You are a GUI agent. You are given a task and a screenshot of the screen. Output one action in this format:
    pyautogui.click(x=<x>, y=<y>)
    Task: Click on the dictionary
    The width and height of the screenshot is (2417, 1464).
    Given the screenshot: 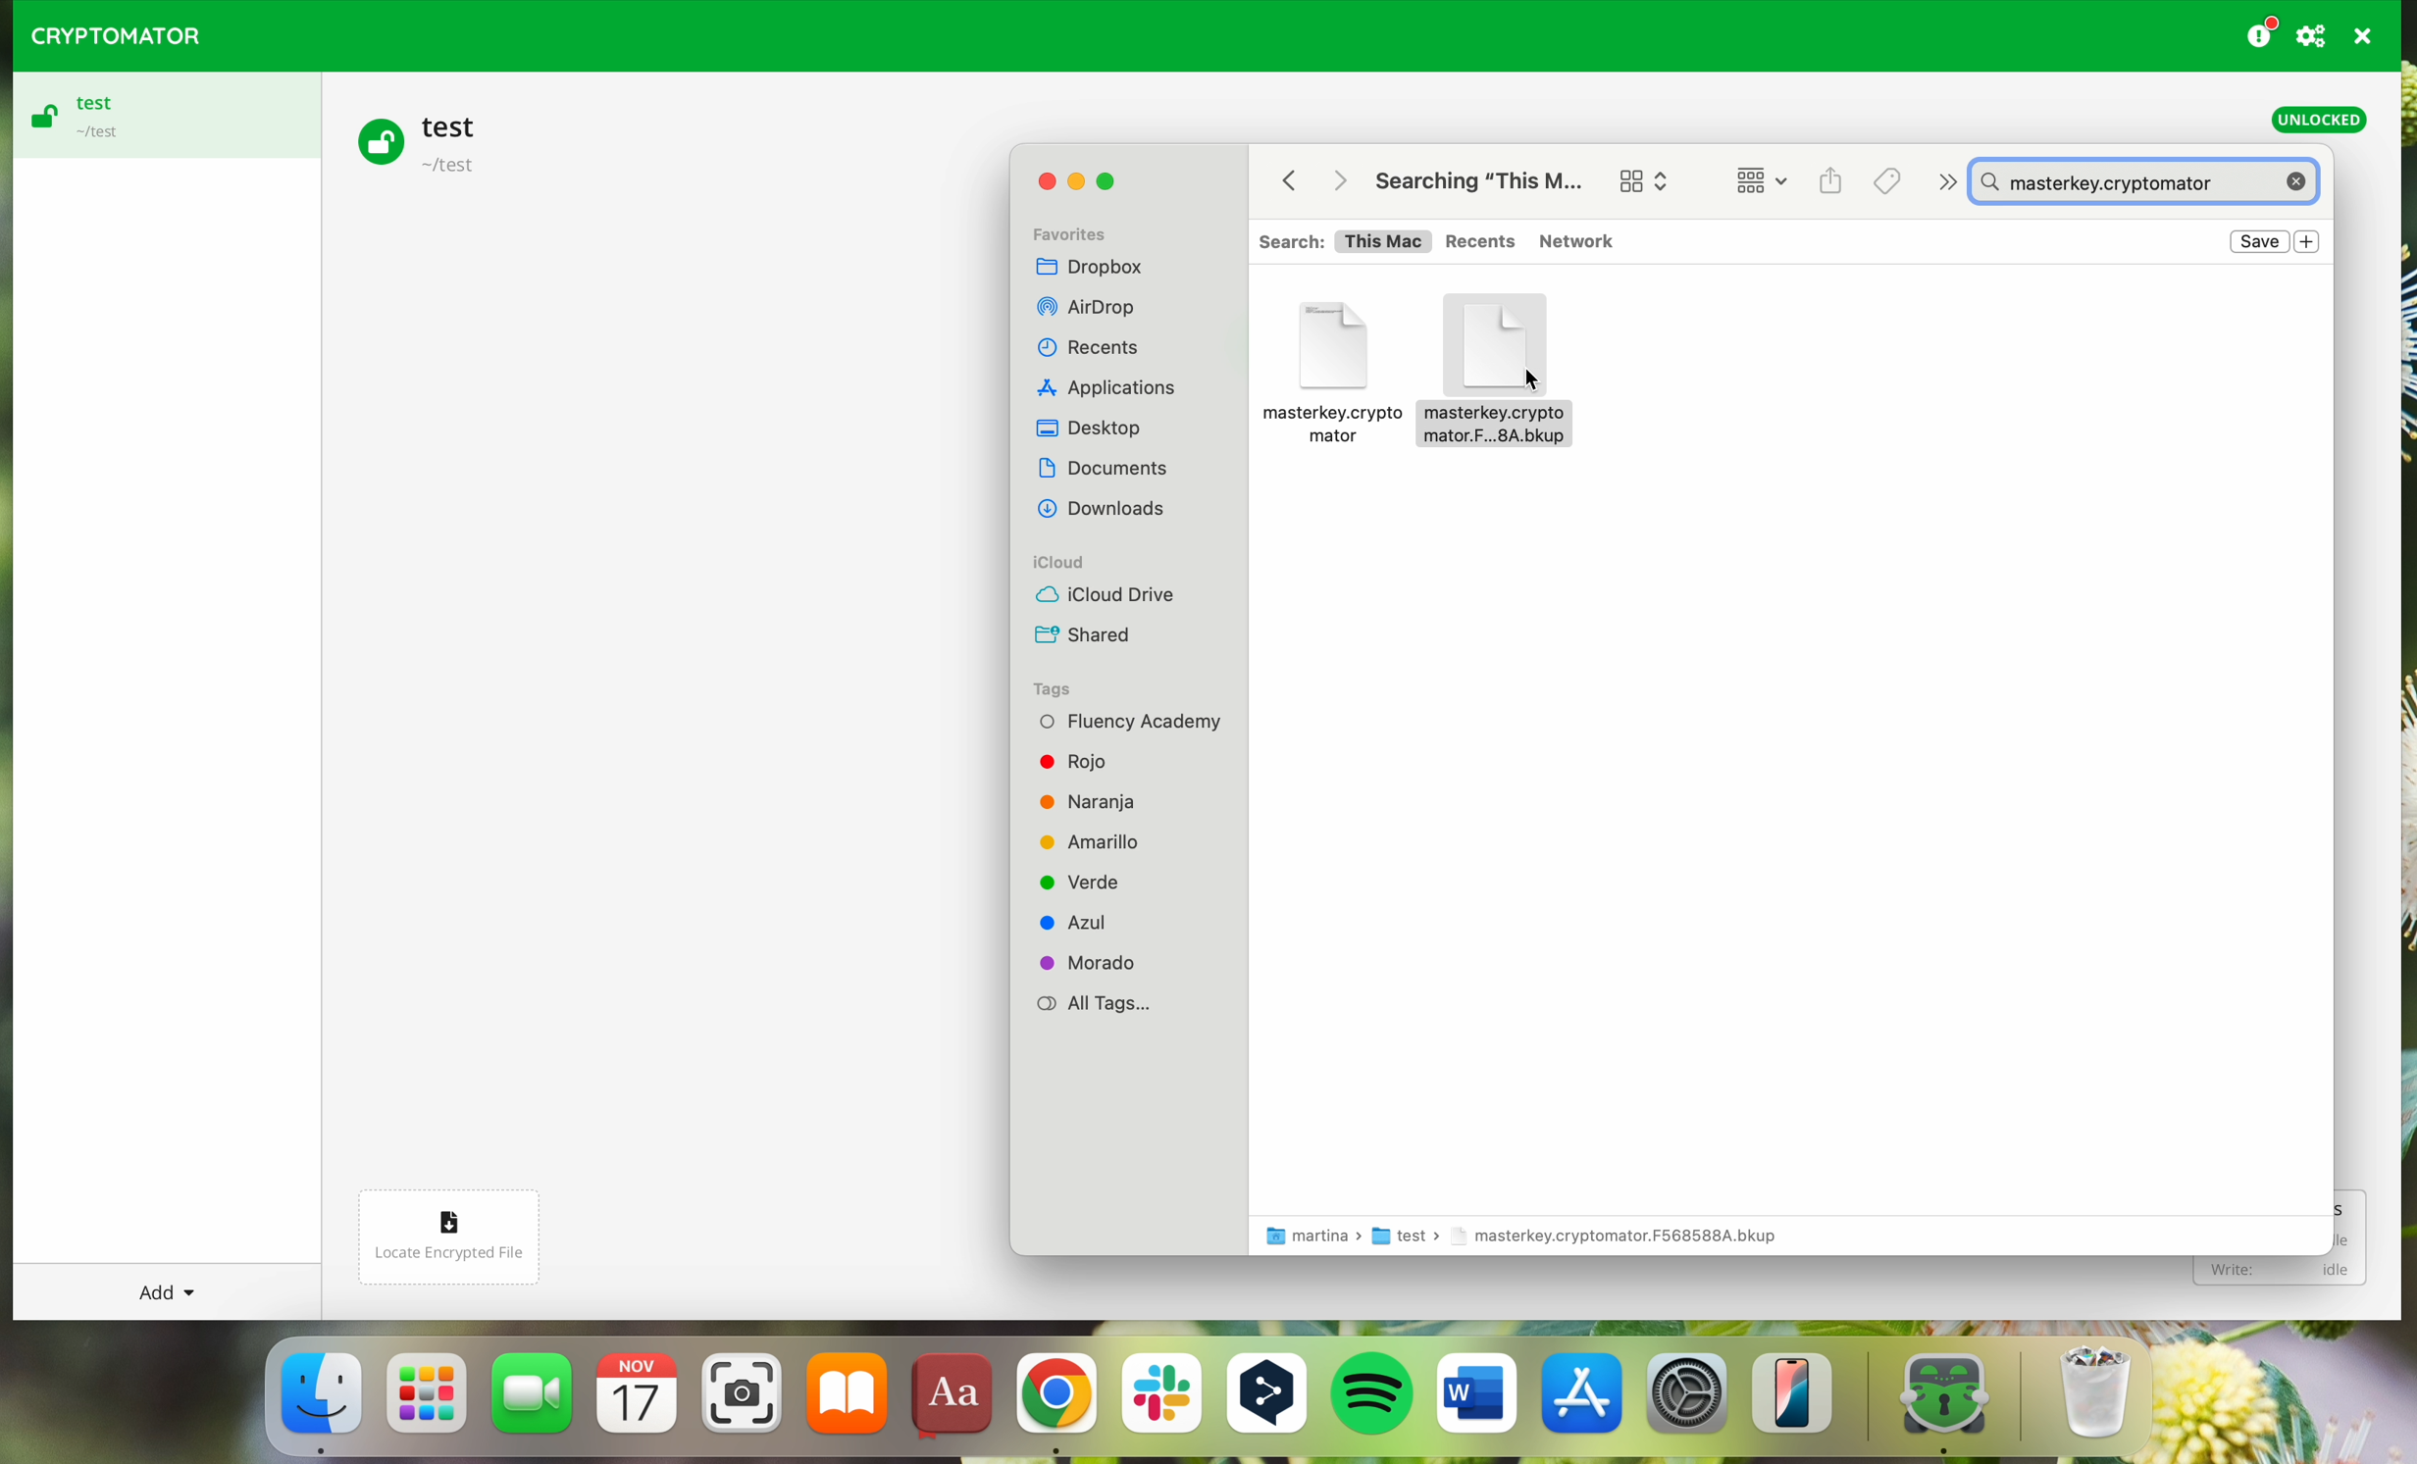 What is the action you would take?
    pyautogui.click(x=952, y=1397)
    